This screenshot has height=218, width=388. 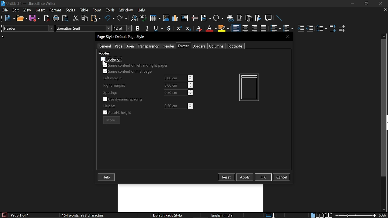 I want to click on Ok, so click(x=263, y=177).